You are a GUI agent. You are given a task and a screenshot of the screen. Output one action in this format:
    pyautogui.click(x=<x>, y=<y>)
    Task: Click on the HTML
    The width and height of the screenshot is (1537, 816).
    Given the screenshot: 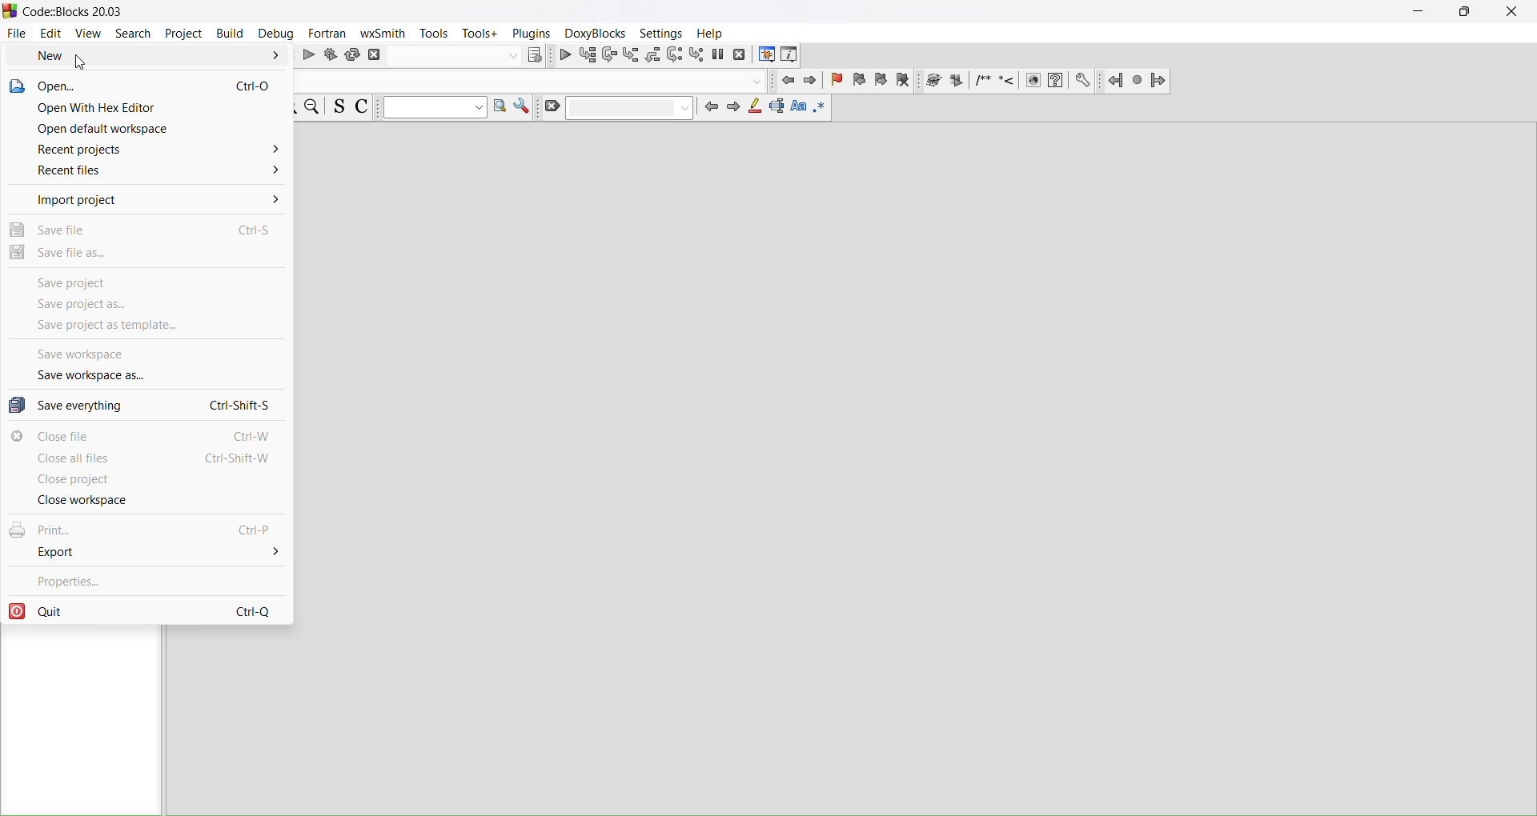 What is the action you would take?
    pyautogui.click(x=1032, y=78)
    